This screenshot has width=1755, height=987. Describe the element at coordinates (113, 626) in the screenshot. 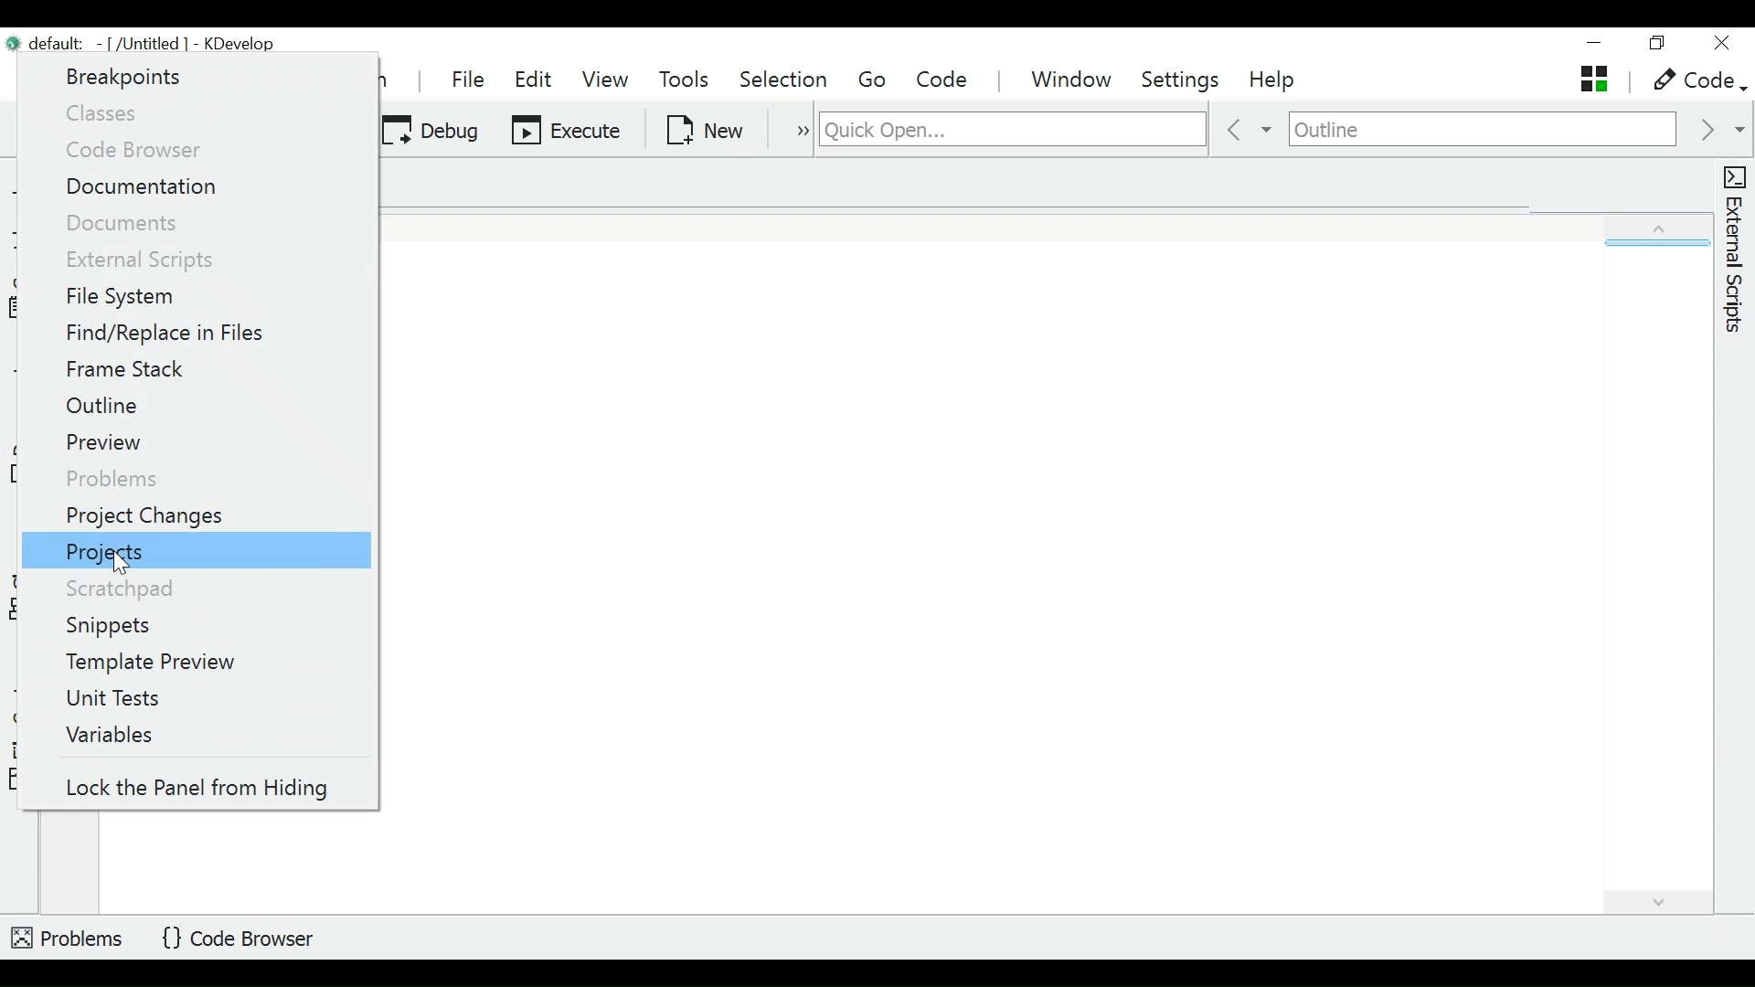

I see `Snippets` at that location.